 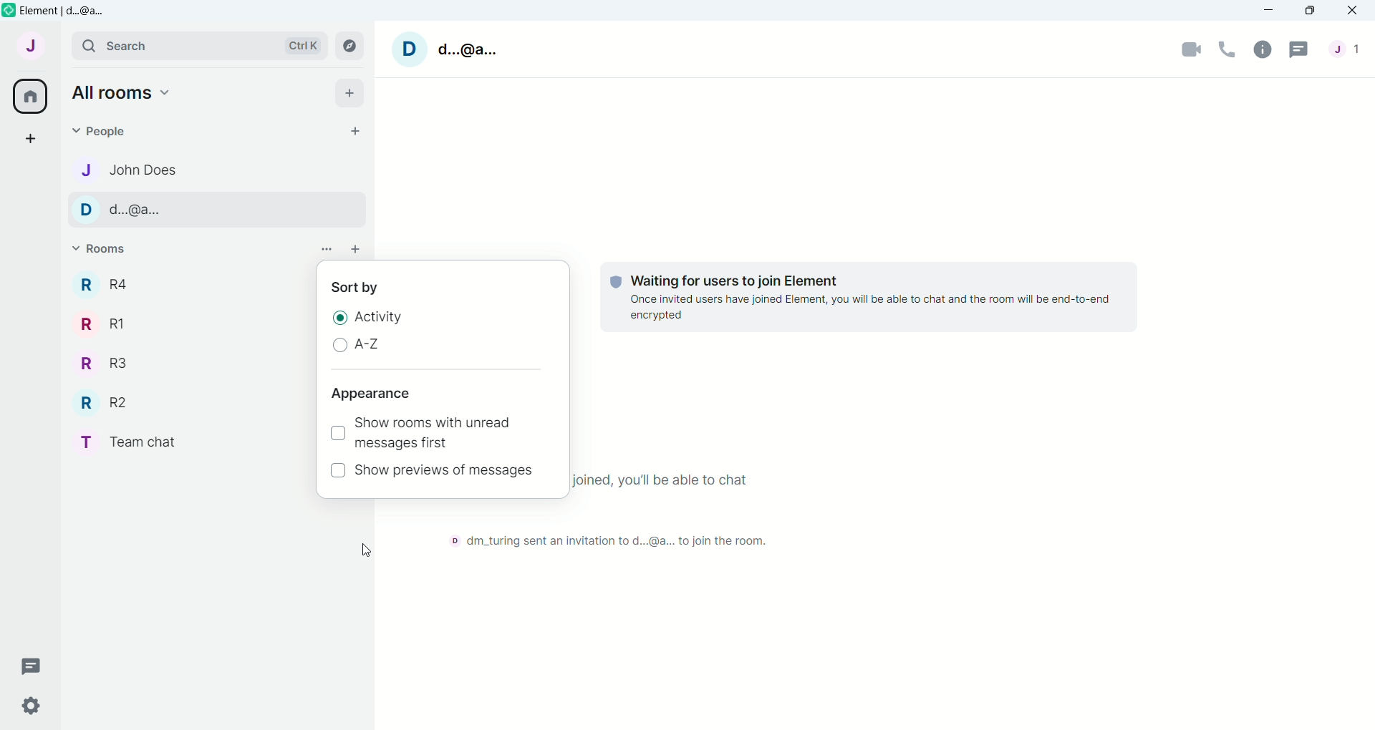 What do you see at coordinates (106, 403) in the screenshot?
I see `Room R2` at bounding box center [106, 403].